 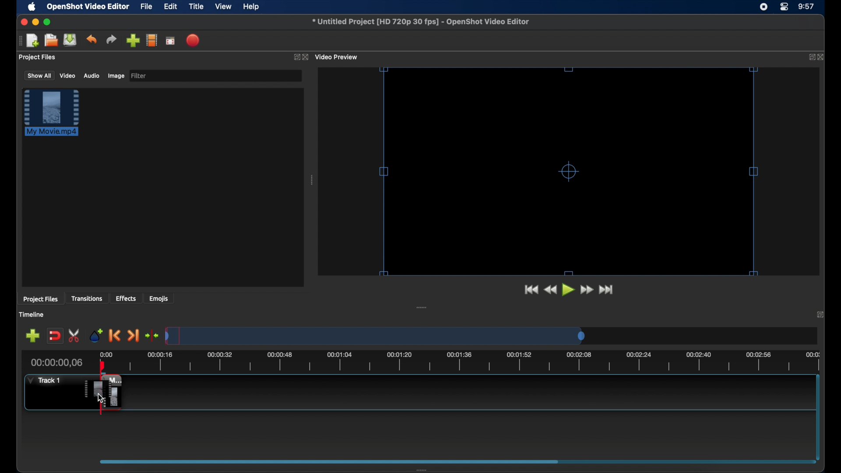 What do you see at coordinates (337, 57) in the screenshot?
I see `video preview` at bounding box center [337, 57].